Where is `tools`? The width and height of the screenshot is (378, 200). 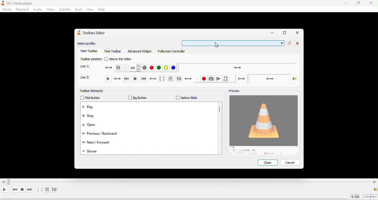 tools is located at coordinates (78, 10).